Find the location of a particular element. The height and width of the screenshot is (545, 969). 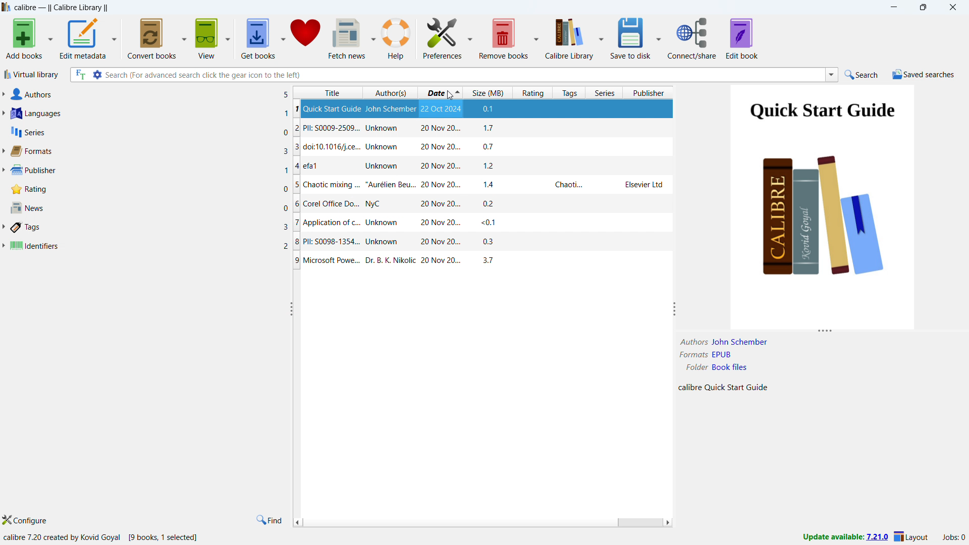

configure is located at coordinates (26, 520).